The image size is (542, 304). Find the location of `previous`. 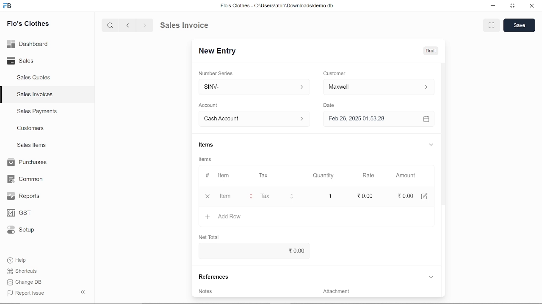

previous is located at coordinates (128, 25).